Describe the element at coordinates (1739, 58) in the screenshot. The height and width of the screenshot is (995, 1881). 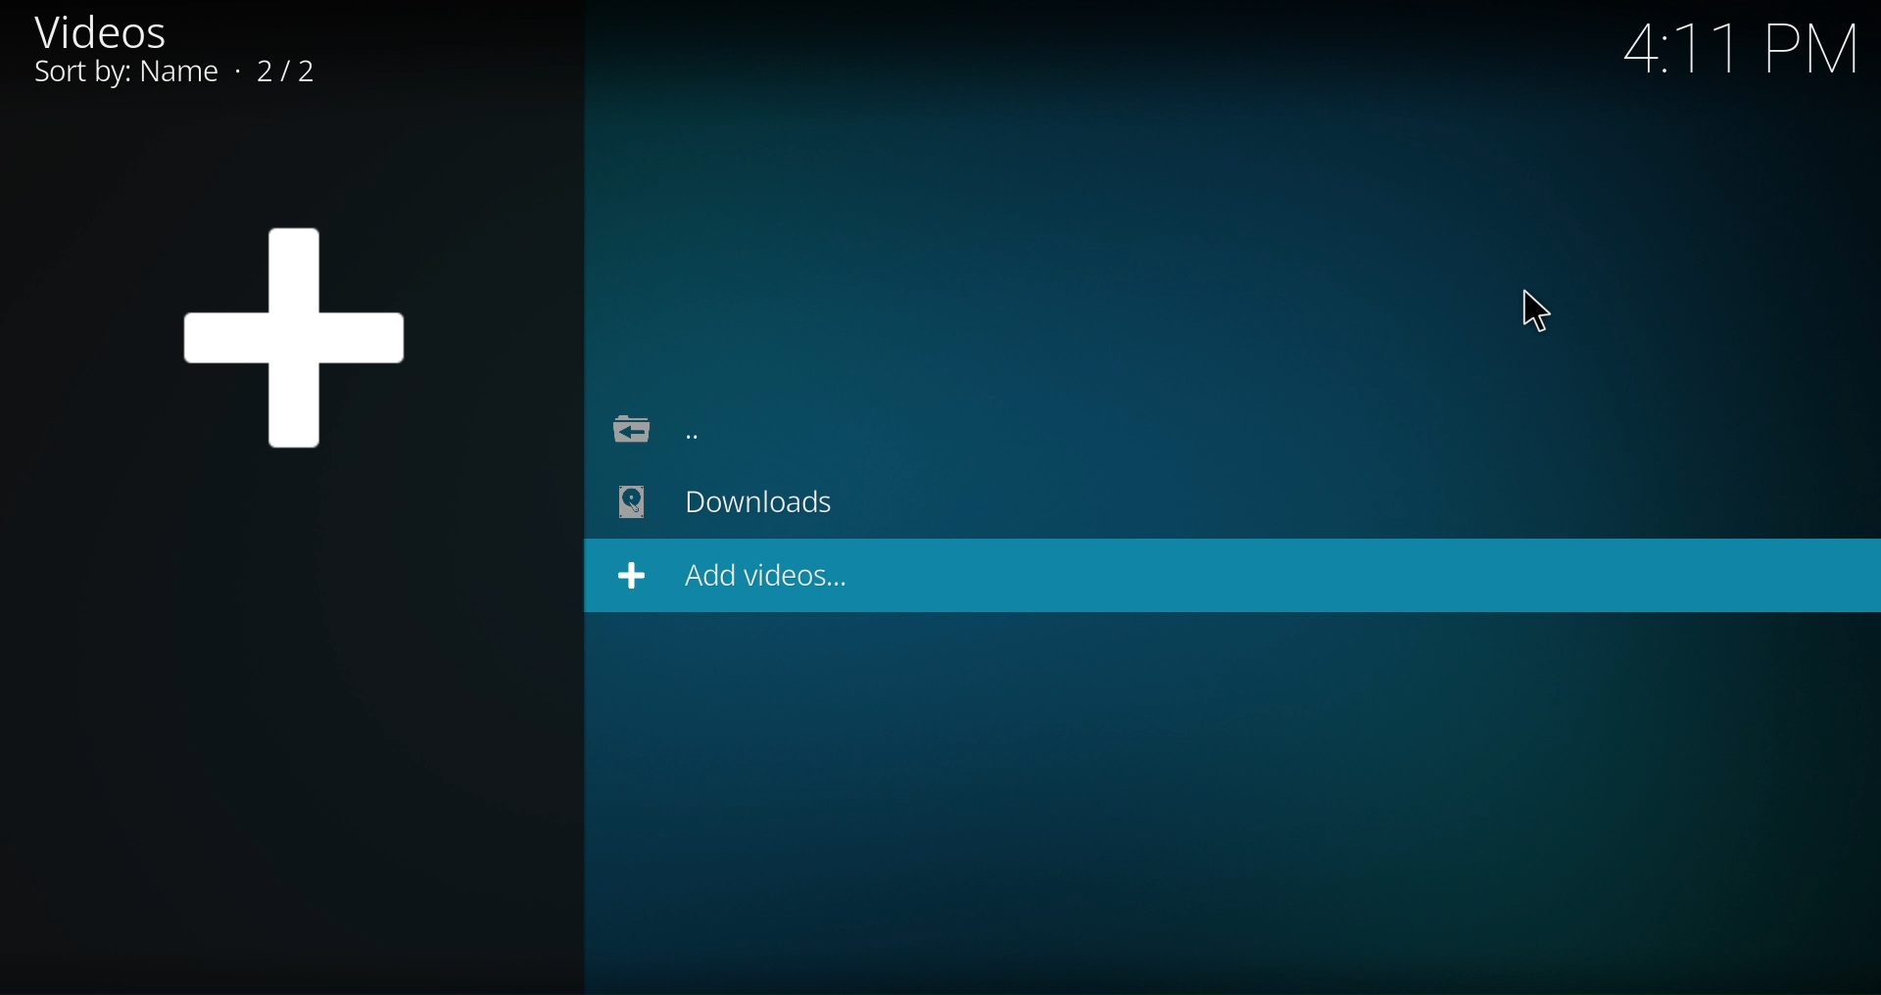
I see `4:11 PM` at that location.